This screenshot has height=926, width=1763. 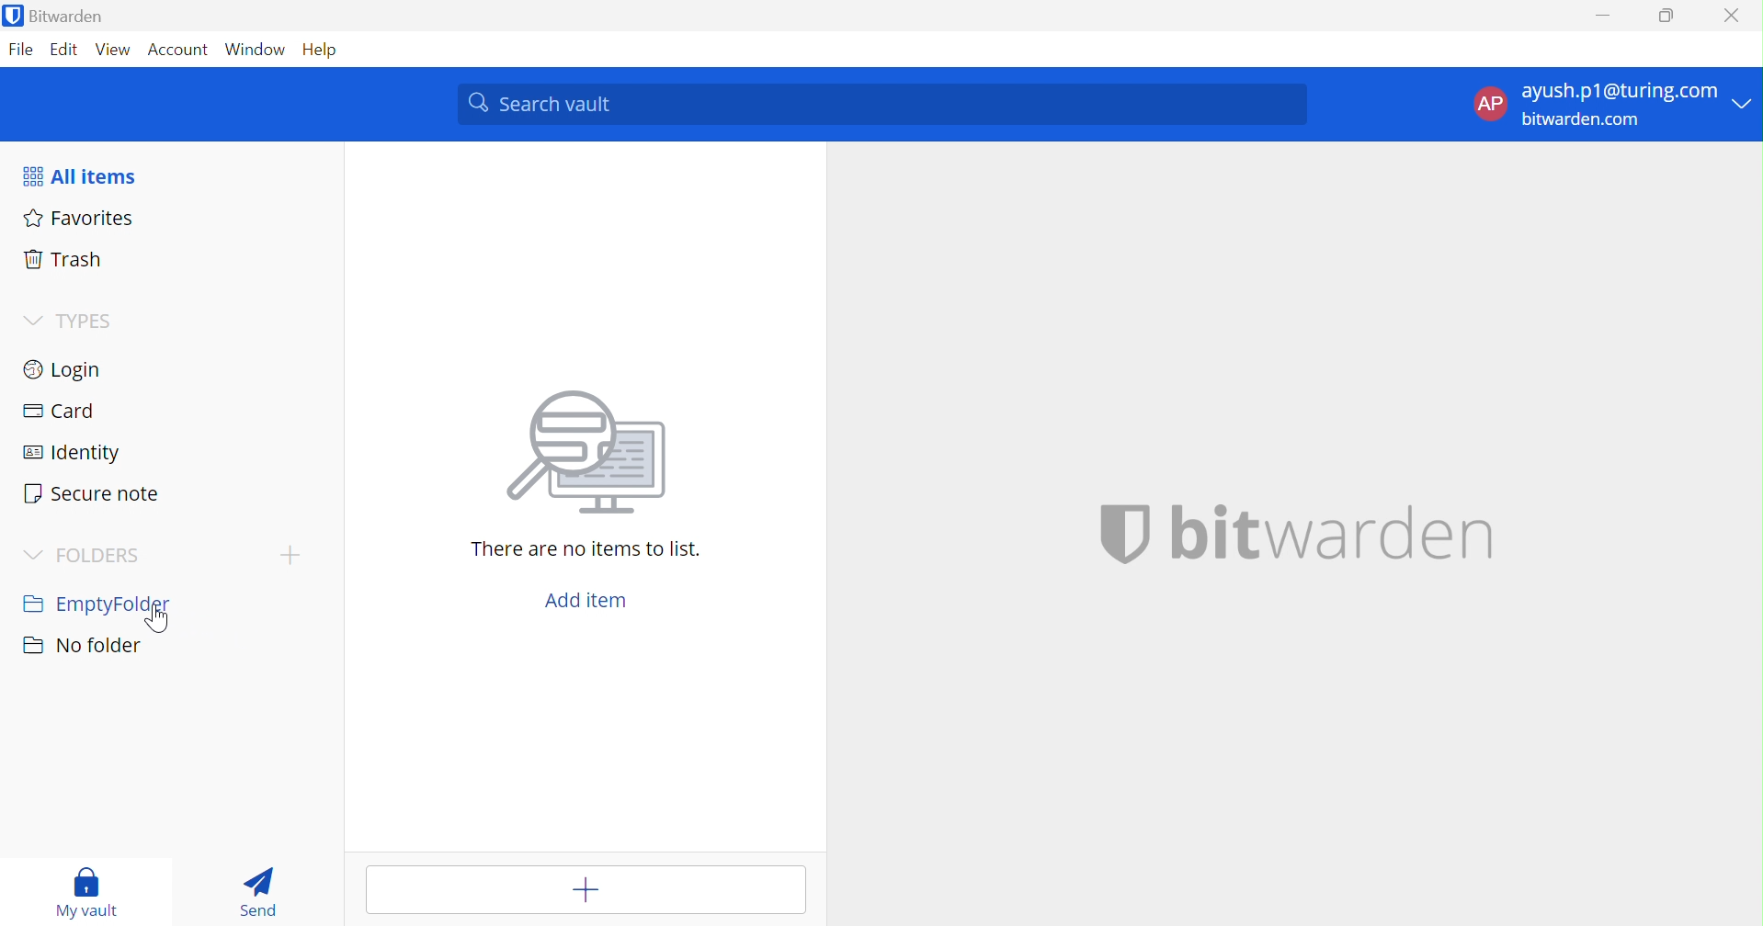 I want to click on bitwarden, so click(x=1338, y=533).